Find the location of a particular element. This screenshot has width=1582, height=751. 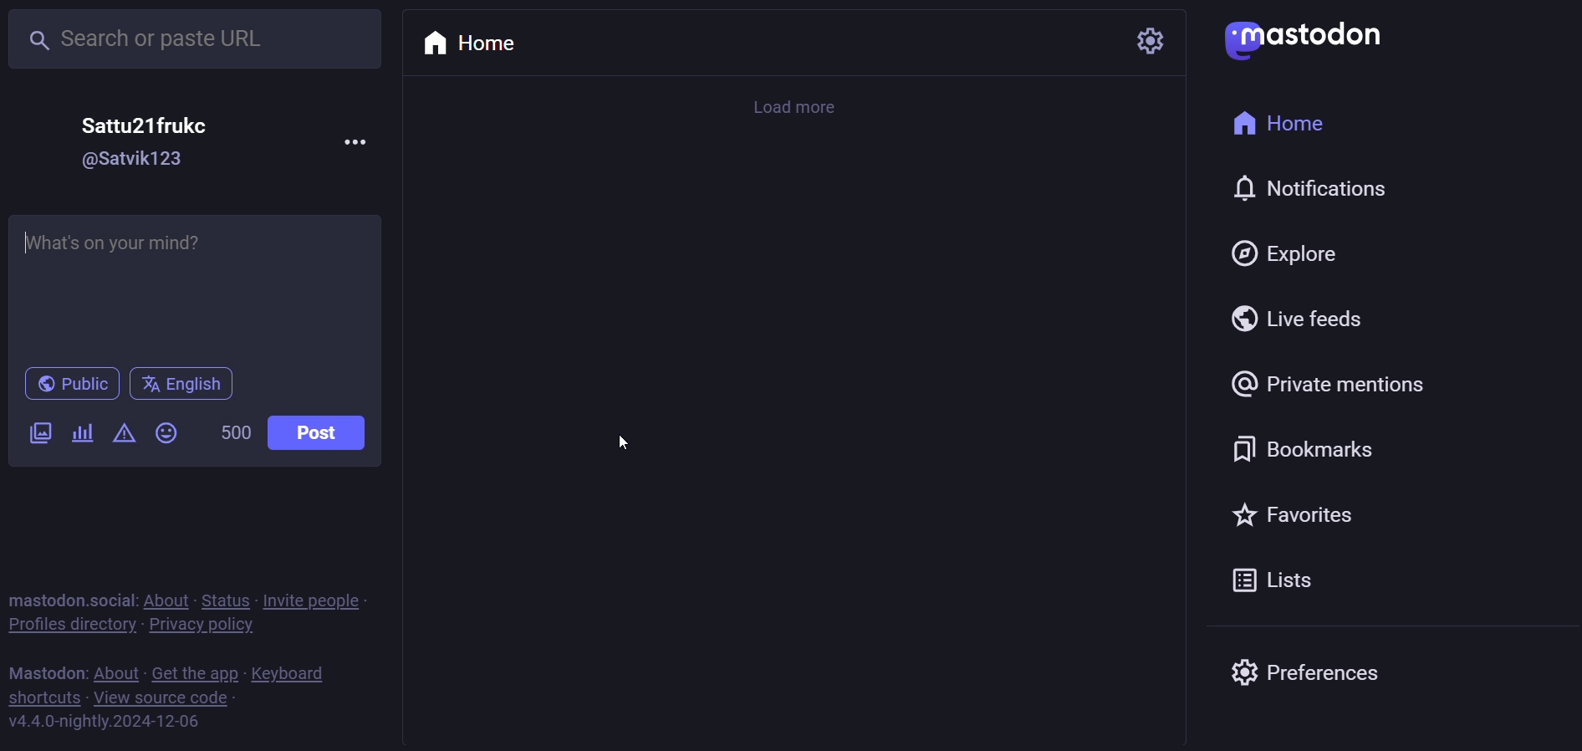

public is located at coordinates (71, 384).